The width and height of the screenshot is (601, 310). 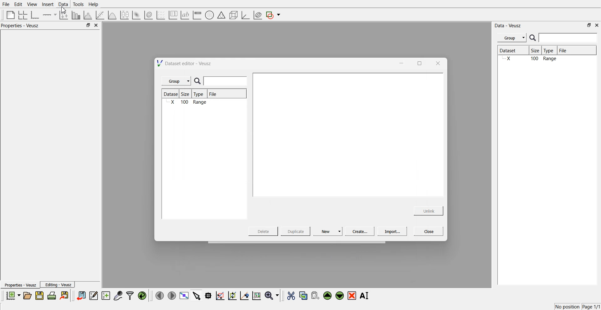 I want to click on Dataset, so click(x=172, y=94).